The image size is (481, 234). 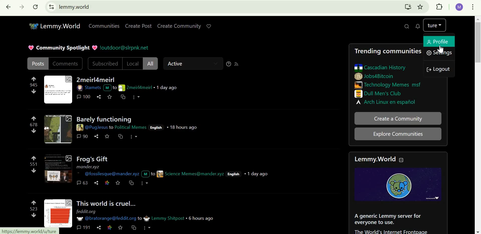 I want to click on more, so click(x=144, y=182).